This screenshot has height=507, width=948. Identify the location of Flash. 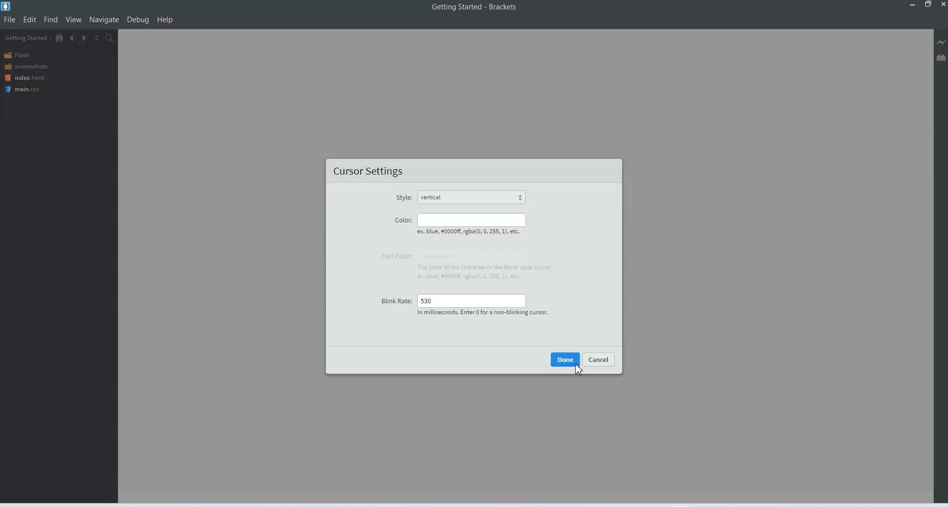
(19, 55).